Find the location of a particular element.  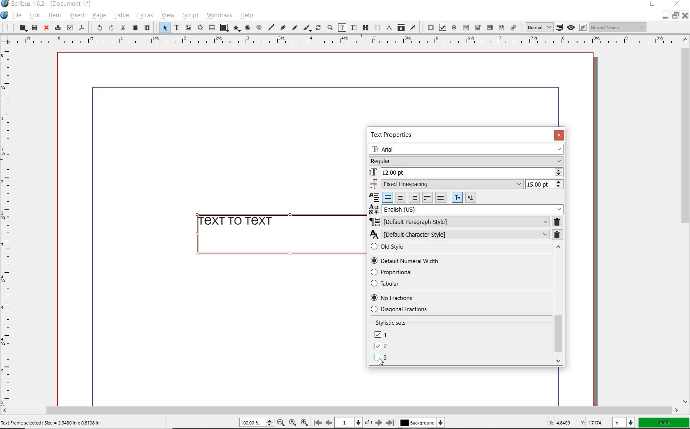

Diagonal fractions is located at coordinates (412, 309).